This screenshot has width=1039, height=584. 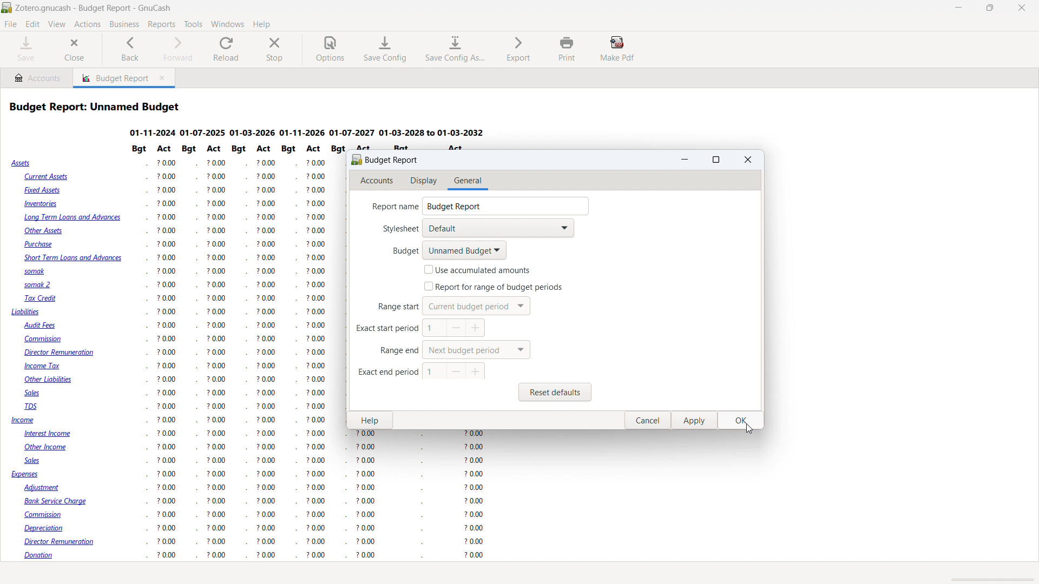 What do you see at coordinates (454, 49) in the screenshot?
I see `save configuration as` at bounding box center [454, 49].